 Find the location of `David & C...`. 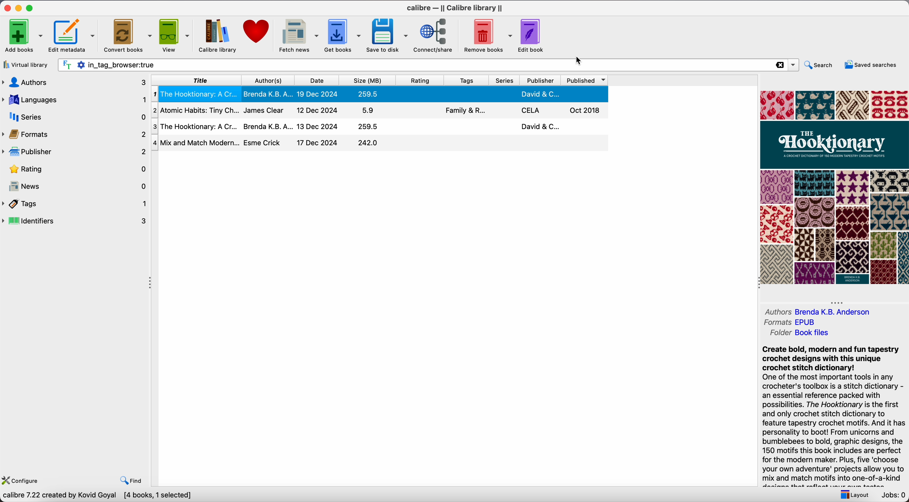

David & C... is located at coordinates (542, 94).